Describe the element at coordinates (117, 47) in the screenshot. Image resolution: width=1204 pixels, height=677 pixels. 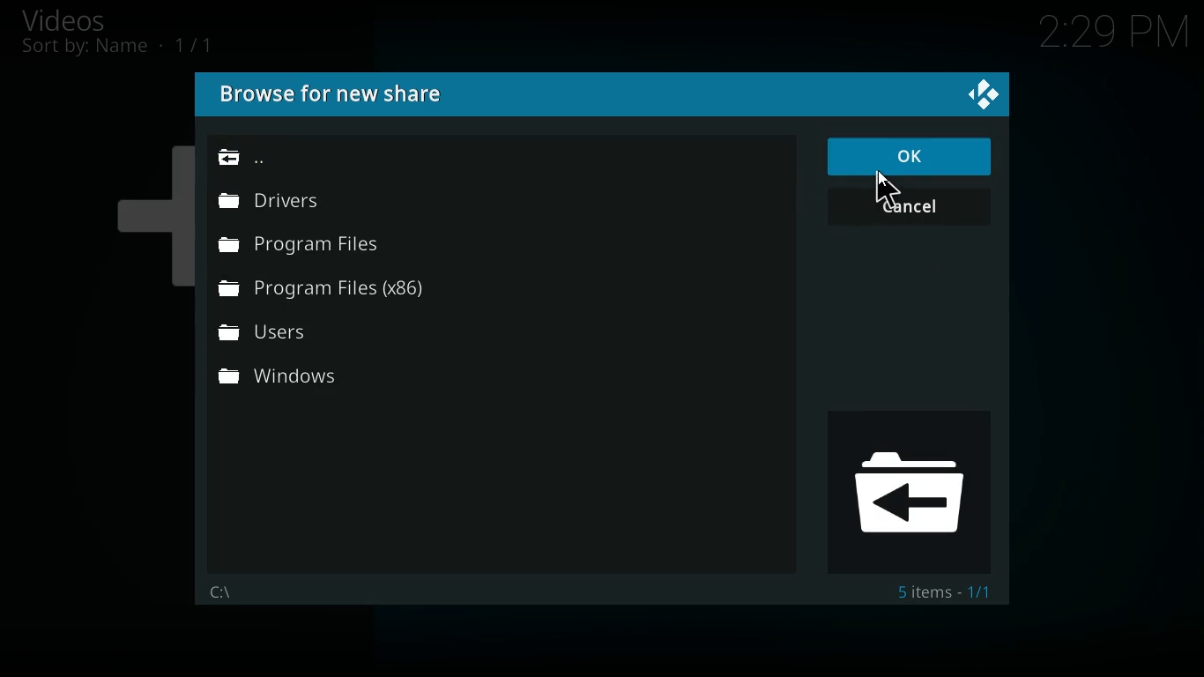
I see `sort by name 1/1` at that location.